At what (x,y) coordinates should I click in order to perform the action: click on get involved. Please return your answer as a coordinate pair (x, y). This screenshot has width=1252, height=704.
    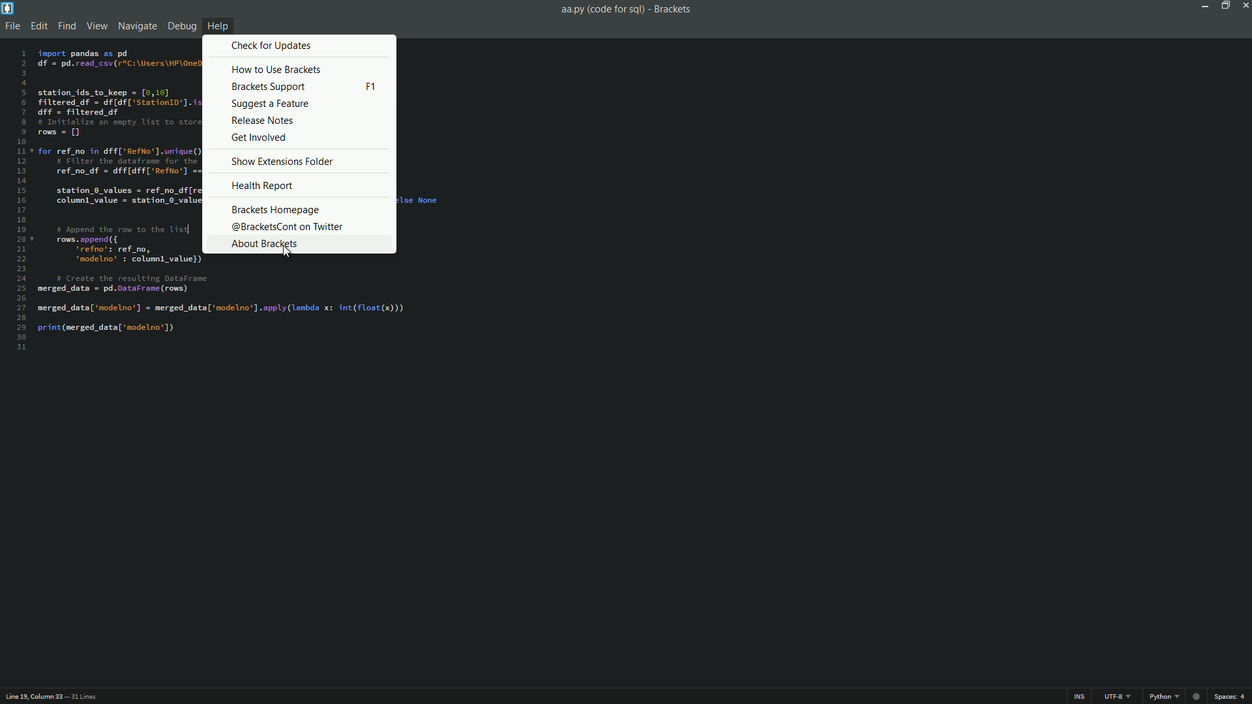
    Looking at the image, I should click on (261, 137).